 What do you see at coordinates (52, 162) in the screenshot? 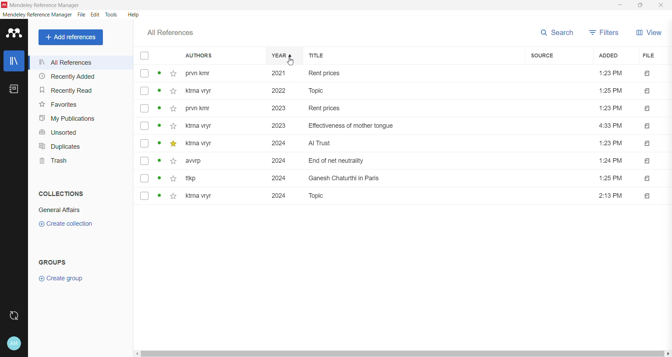
I see `Trash` at bounding box center [52, 162].